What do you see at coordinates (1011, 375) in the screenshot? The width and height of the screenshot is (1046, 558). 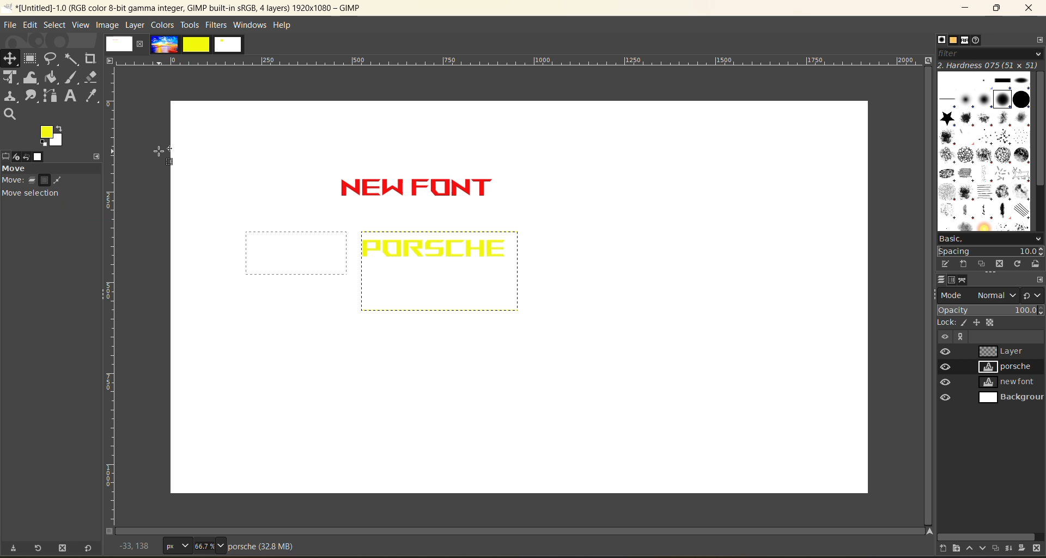 I see `layers` at bounding box center [1011, 375].